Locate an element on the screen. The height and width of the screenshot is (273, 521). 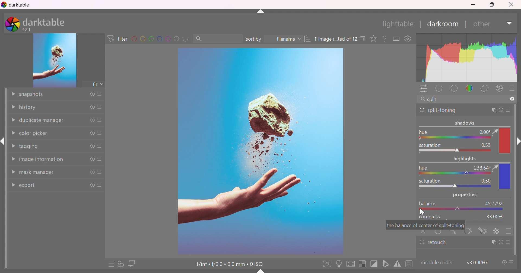
33.00% is located at coordinates (494, 217).